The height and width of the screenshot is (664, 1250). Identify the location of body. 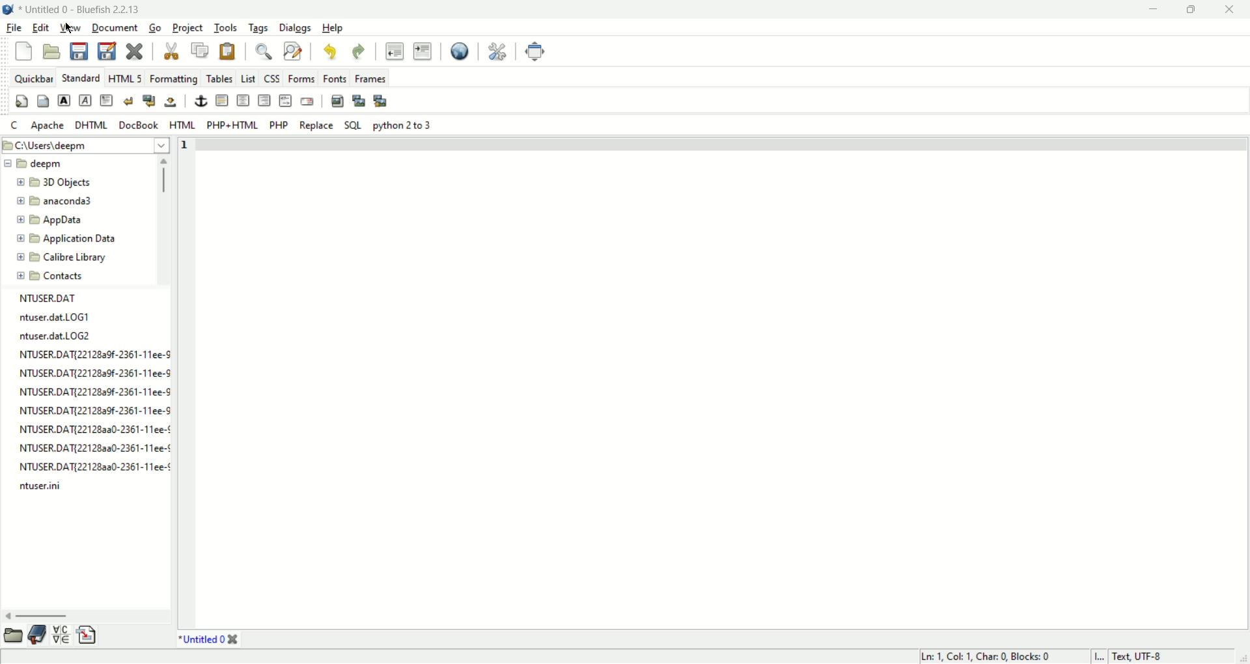
(42, 102).